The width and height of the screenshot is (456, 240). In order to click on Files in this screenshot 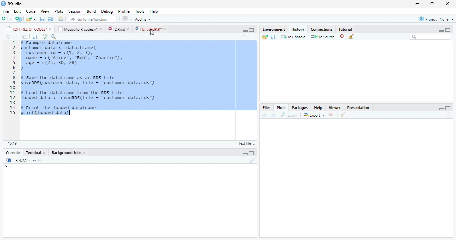, I will do `click(266, 108)`.